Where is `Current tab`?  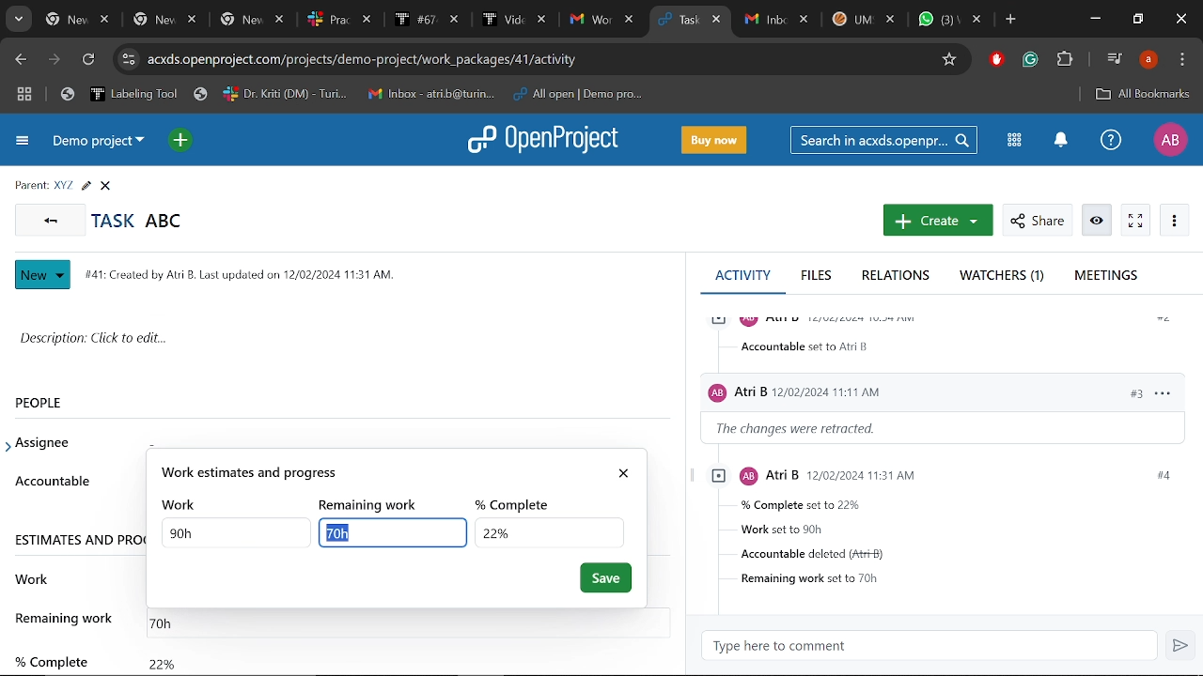 Current tab is located at coordinates (675, 21).